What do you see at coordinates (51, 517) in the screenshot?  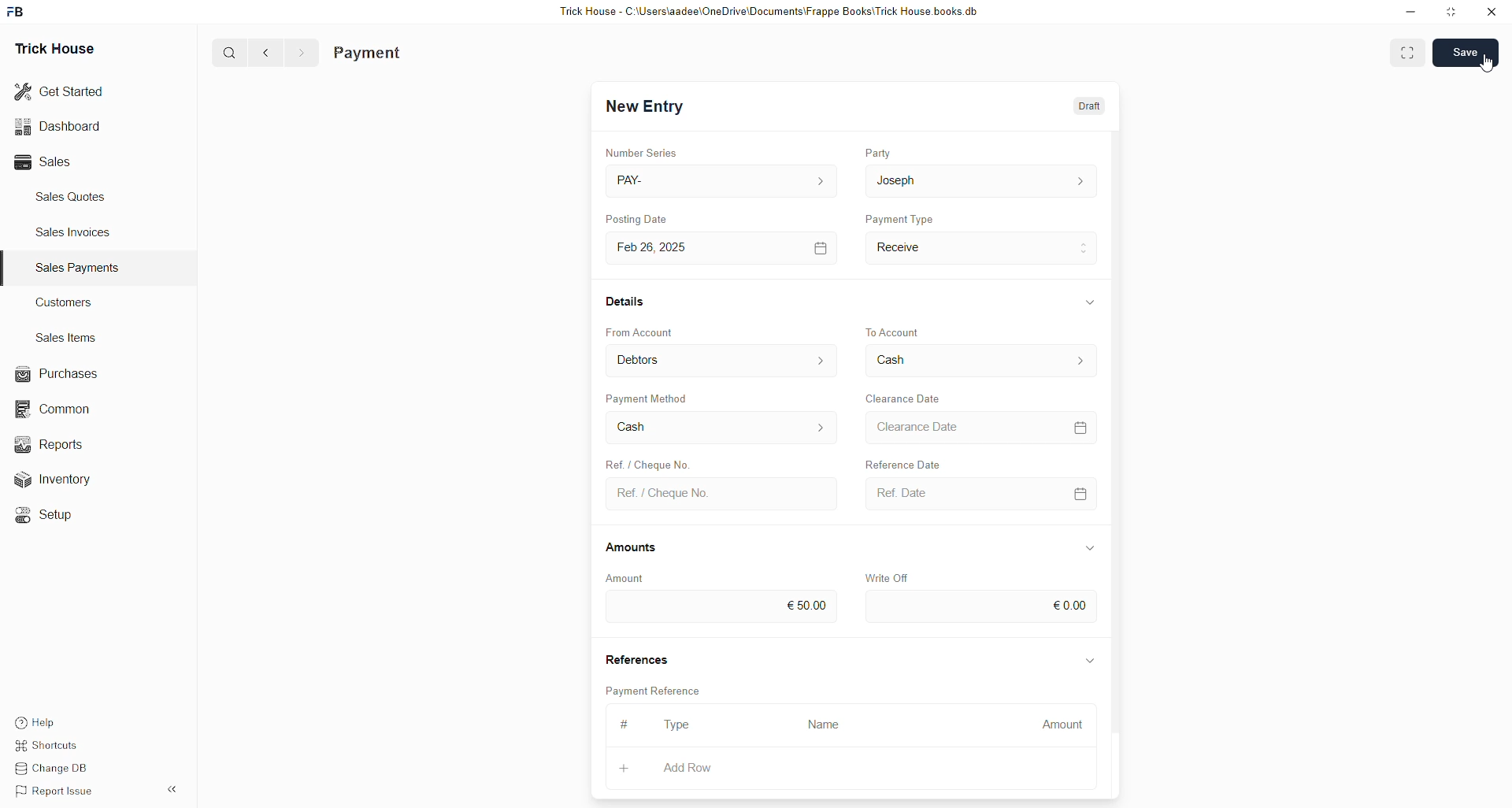 I see `Setup` at bounding box center [51, 517].